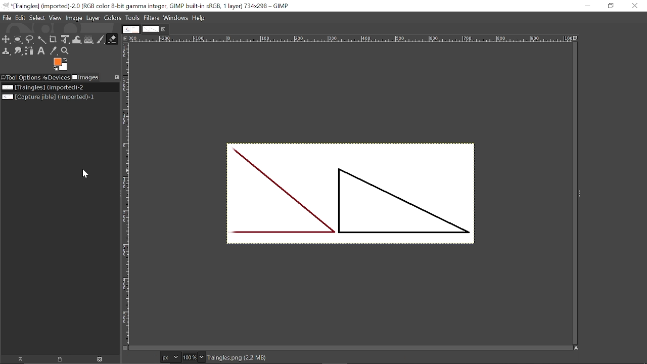  Describe the element at coordinates (36, 18) in the screenshot. I see `Select` at that location.